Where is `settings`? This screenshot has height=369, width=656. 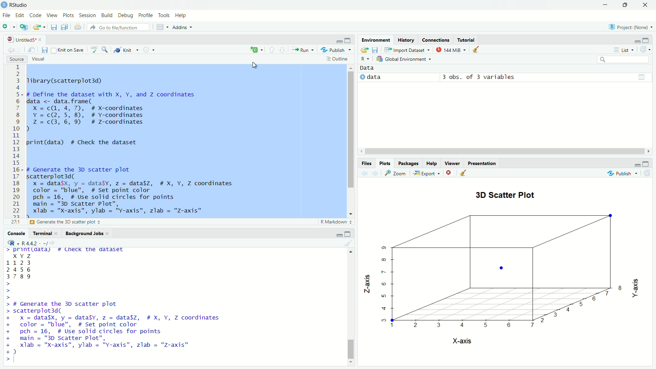
settings is located at coordinates (149, 49).